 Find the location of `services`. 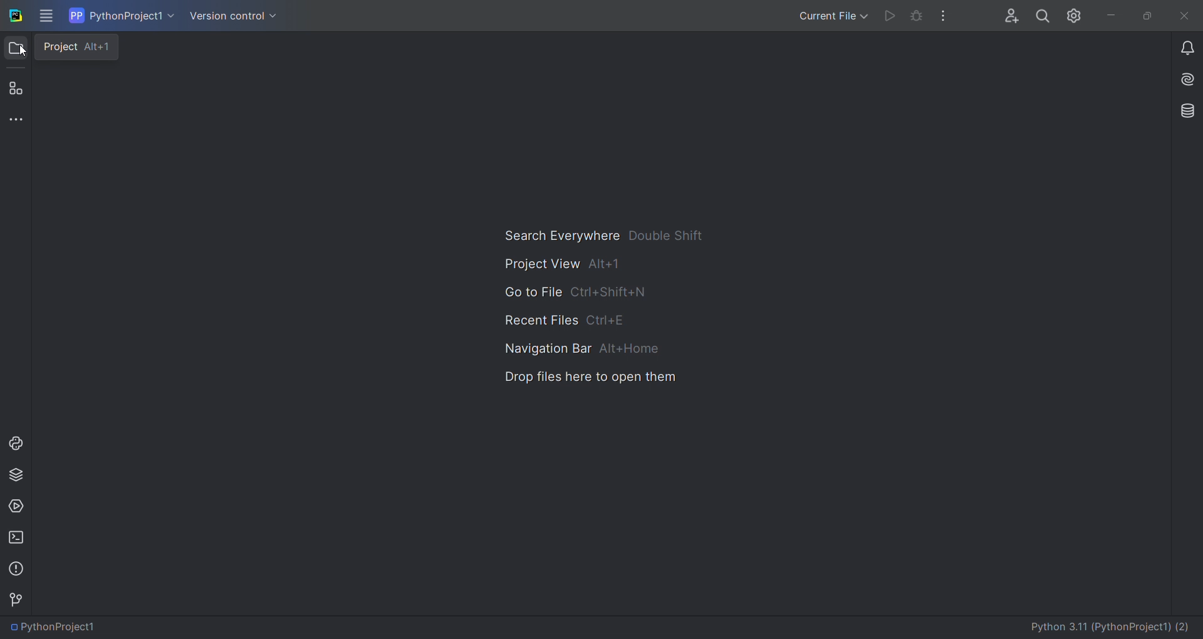

services is located at coordinates (18, 507).